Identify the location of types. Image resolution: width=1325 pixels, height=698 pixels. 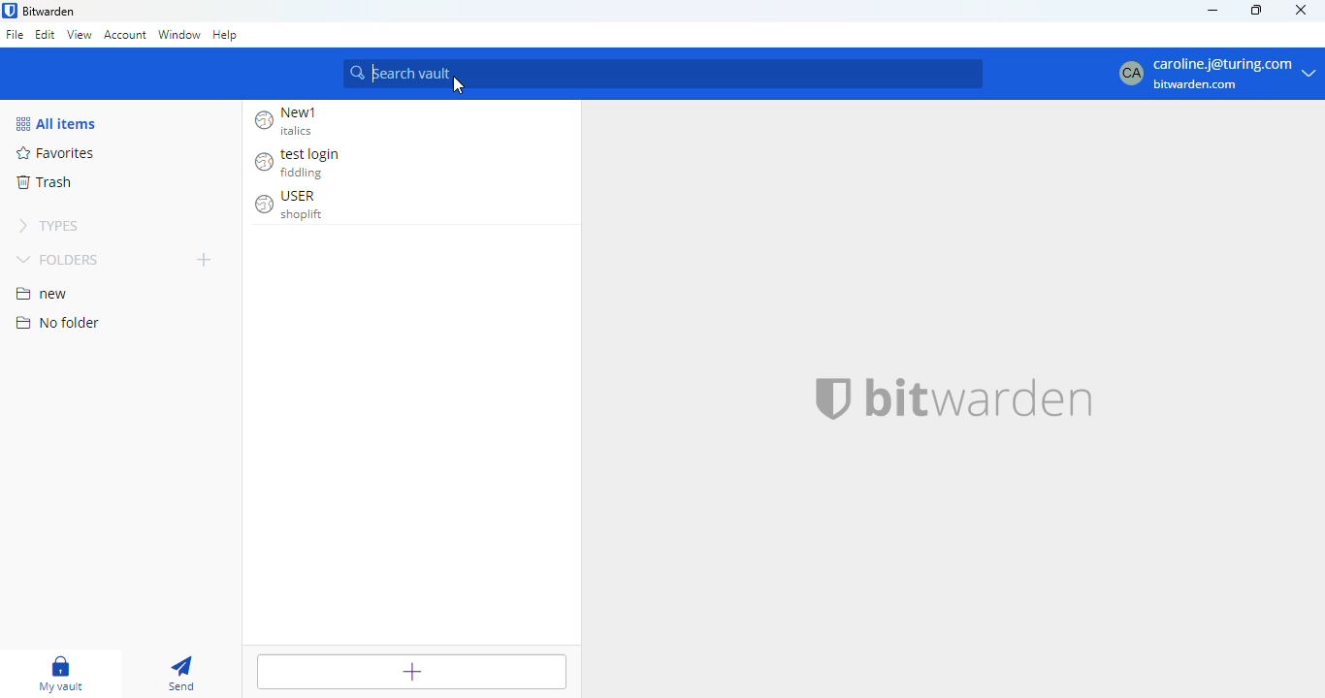
(52, 226).